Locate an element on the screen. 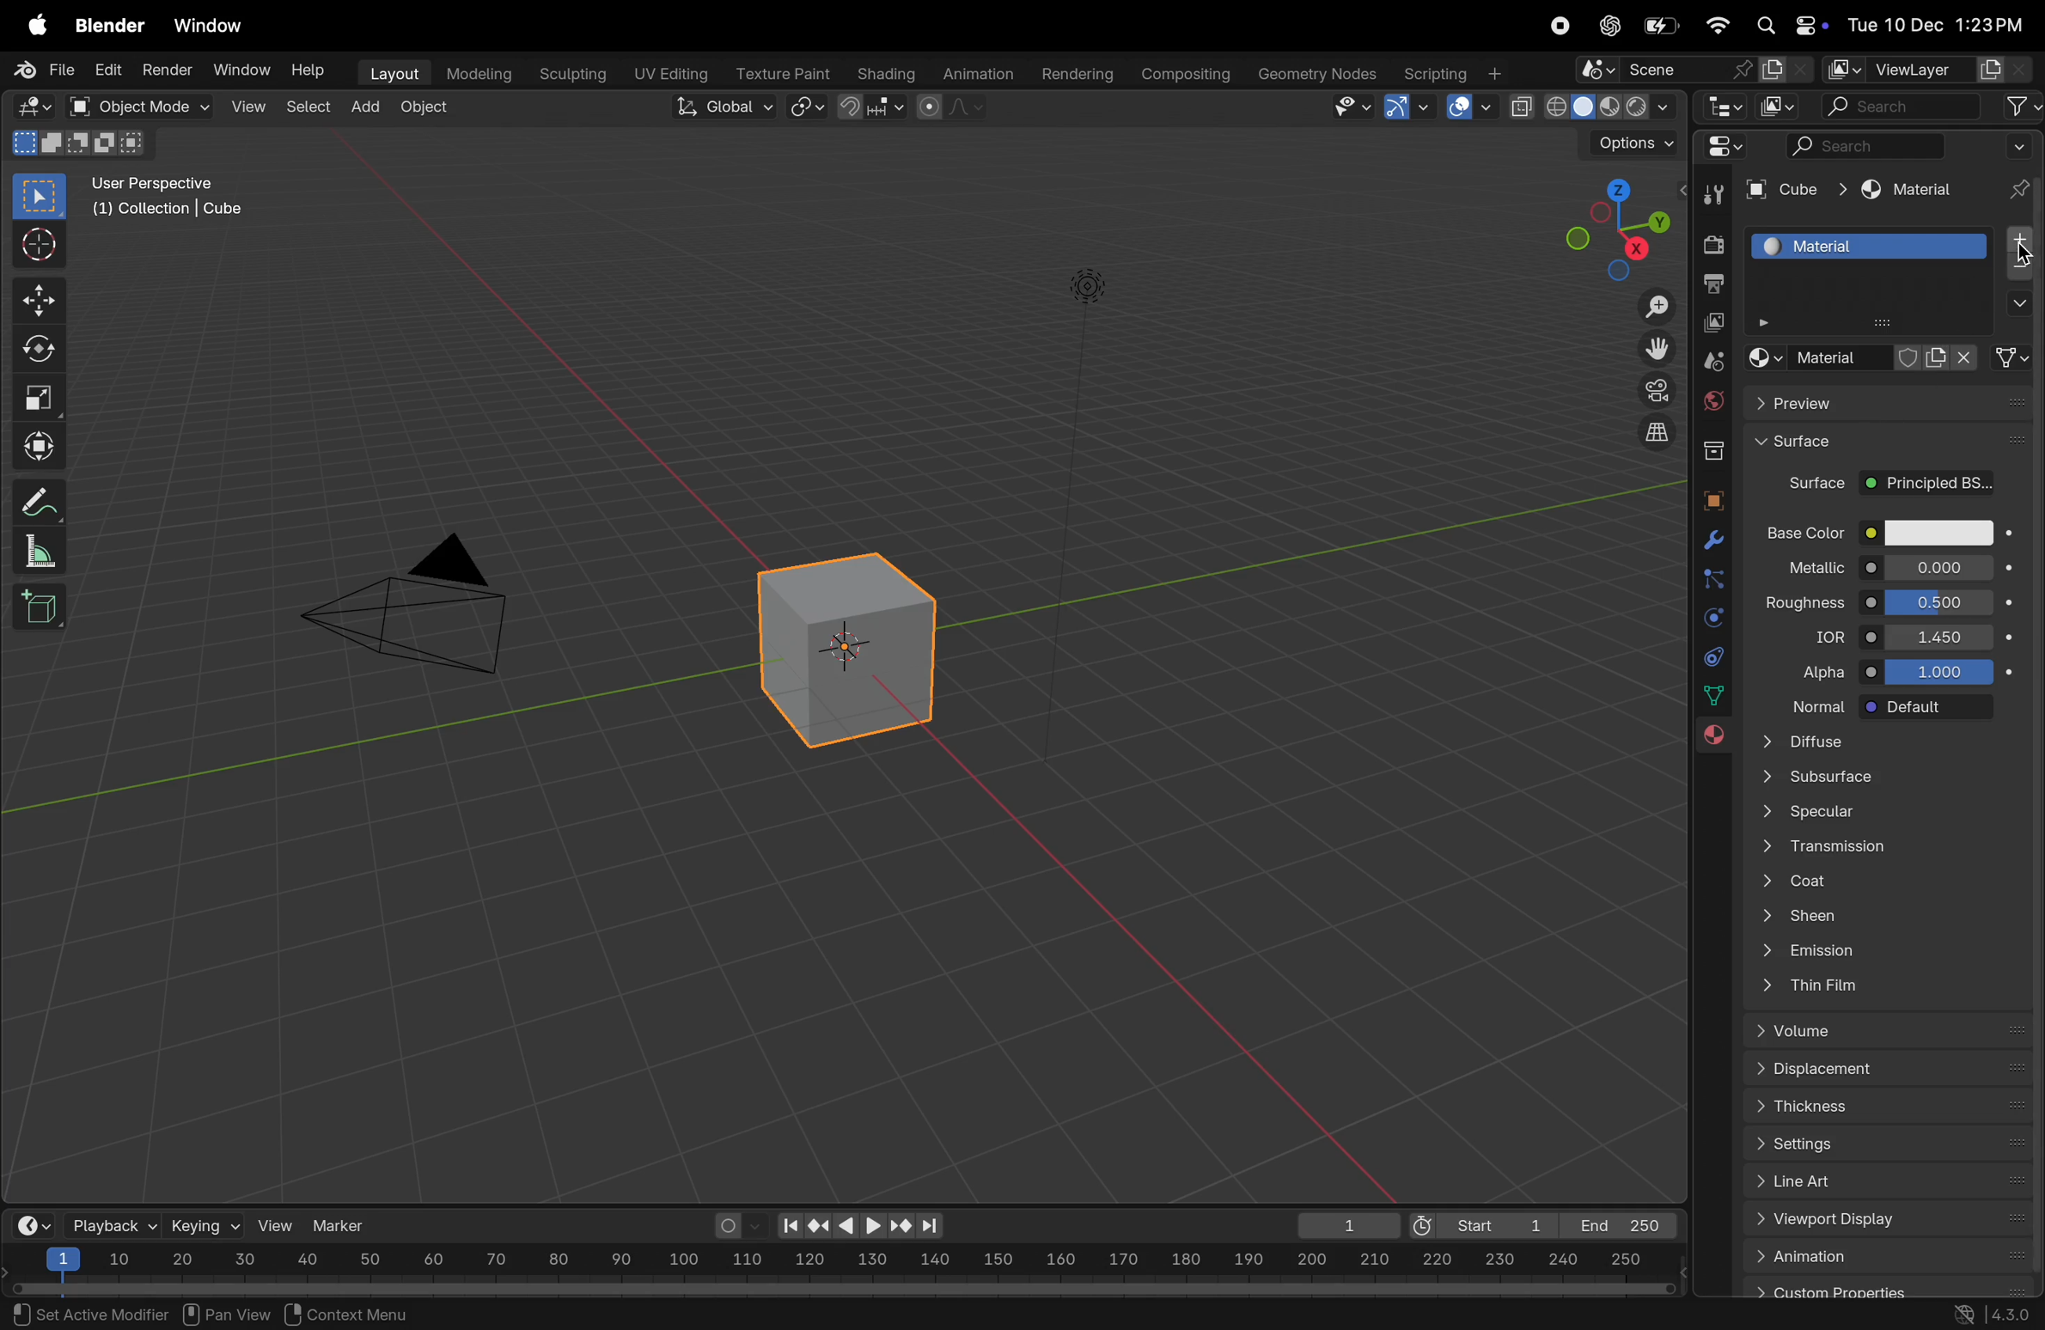  move the view is located at coordinates (1656, 345).